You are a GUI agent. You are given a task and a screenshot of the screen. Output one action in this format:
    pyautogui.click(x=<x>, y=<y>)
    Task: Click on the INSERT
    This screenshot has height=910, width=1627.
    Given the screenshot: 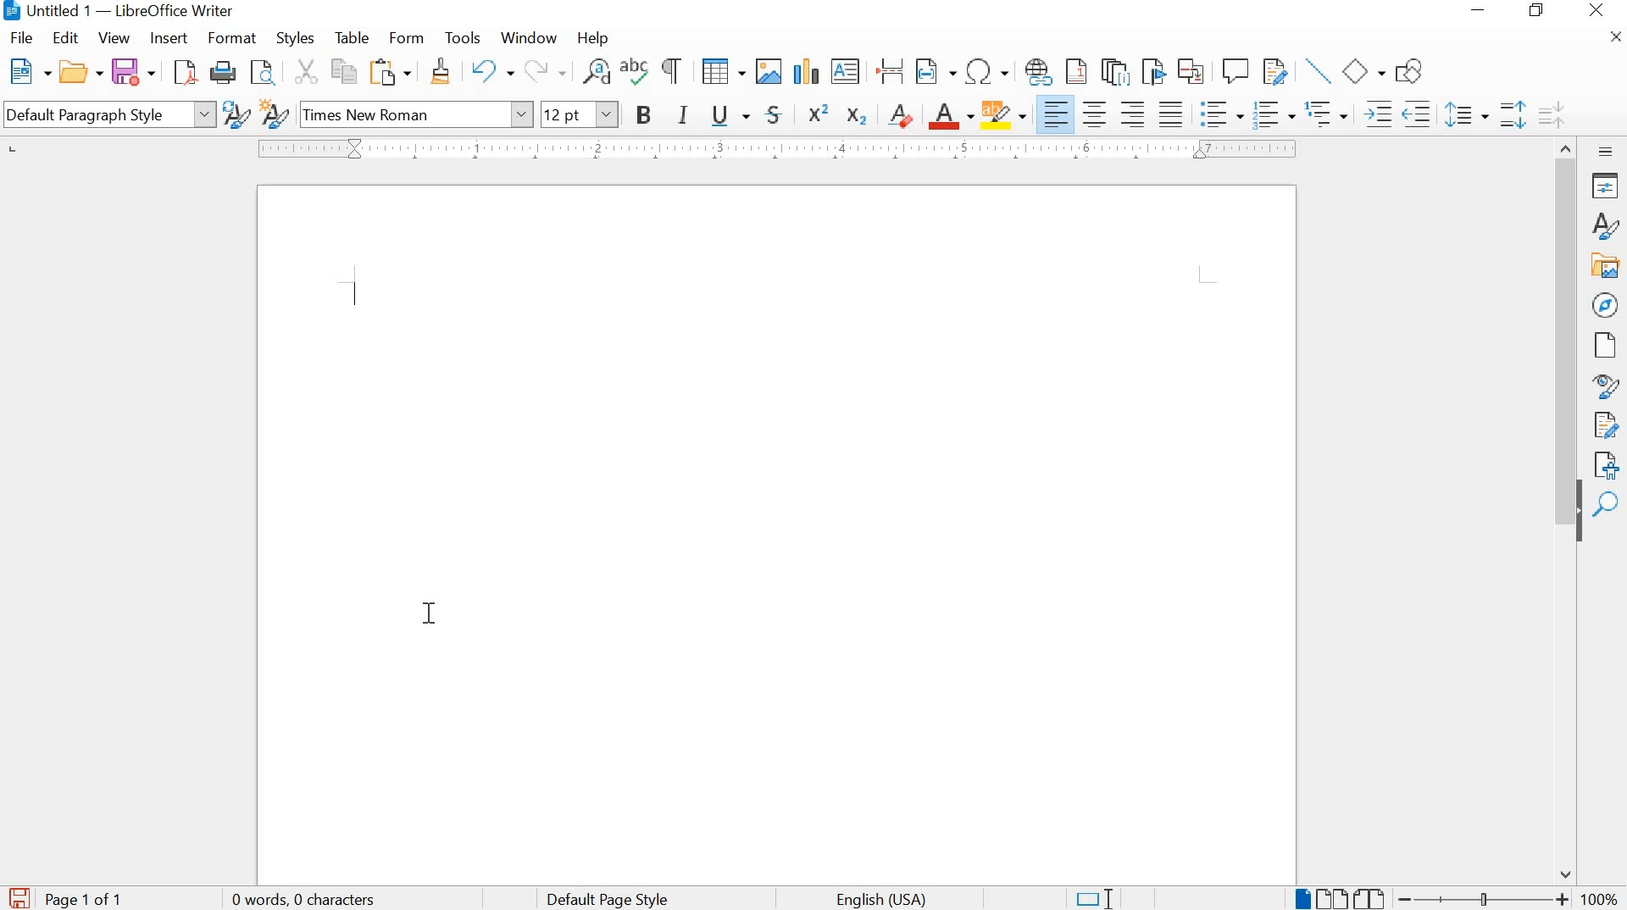 What is the action you would take?
    pyautogui.click(x=166, y=38)
    